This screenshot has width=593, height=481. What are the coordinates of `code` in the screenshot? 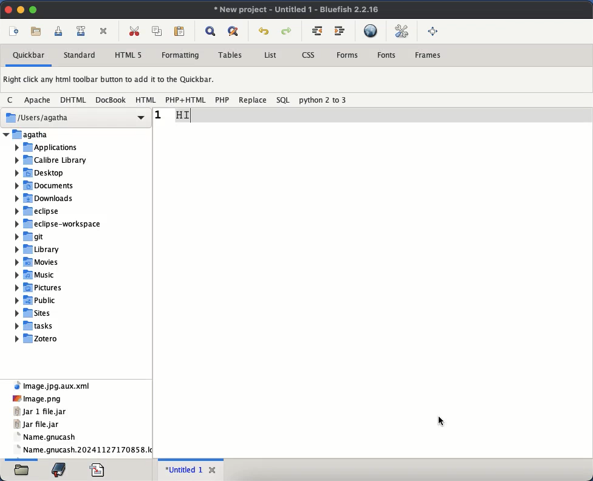 It's located at (97, 468).